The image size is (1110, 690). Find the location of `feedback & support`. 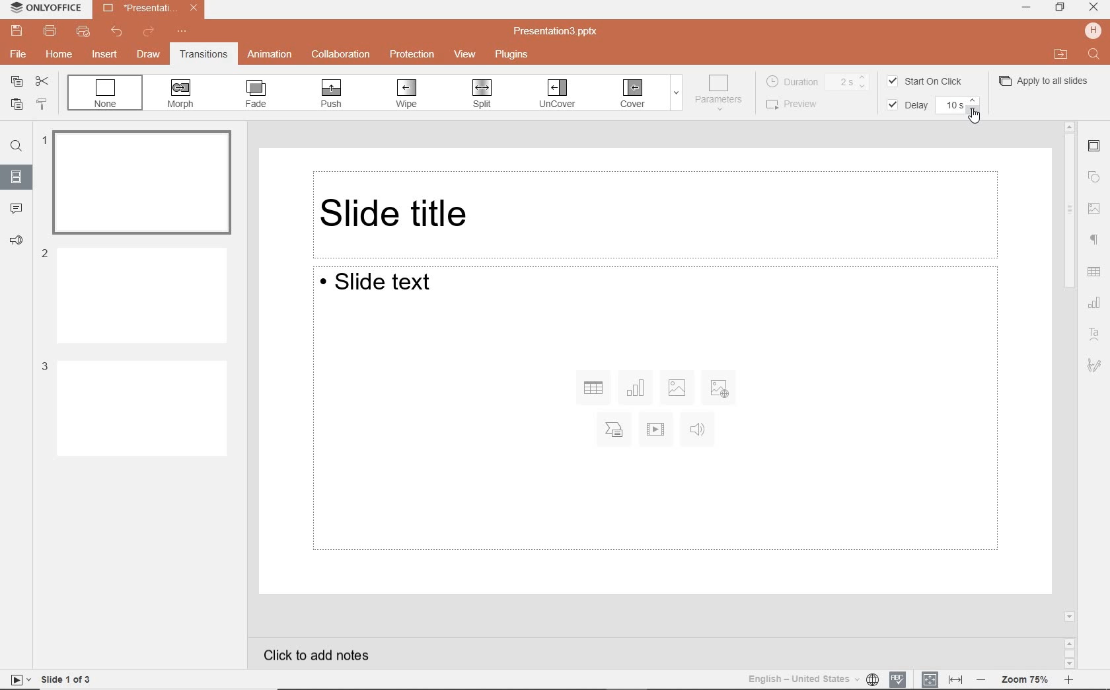

feedback & support is located at coordinates (18, 243).